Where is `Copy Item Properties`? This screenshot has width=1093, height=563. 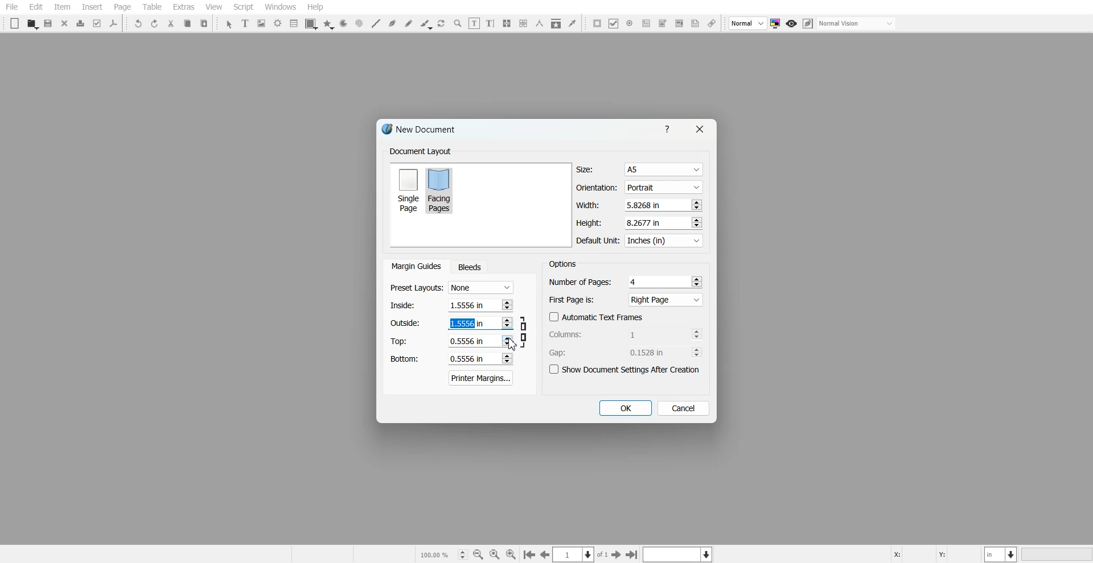
Copy Item Properties is located at coordinates (556, 23).